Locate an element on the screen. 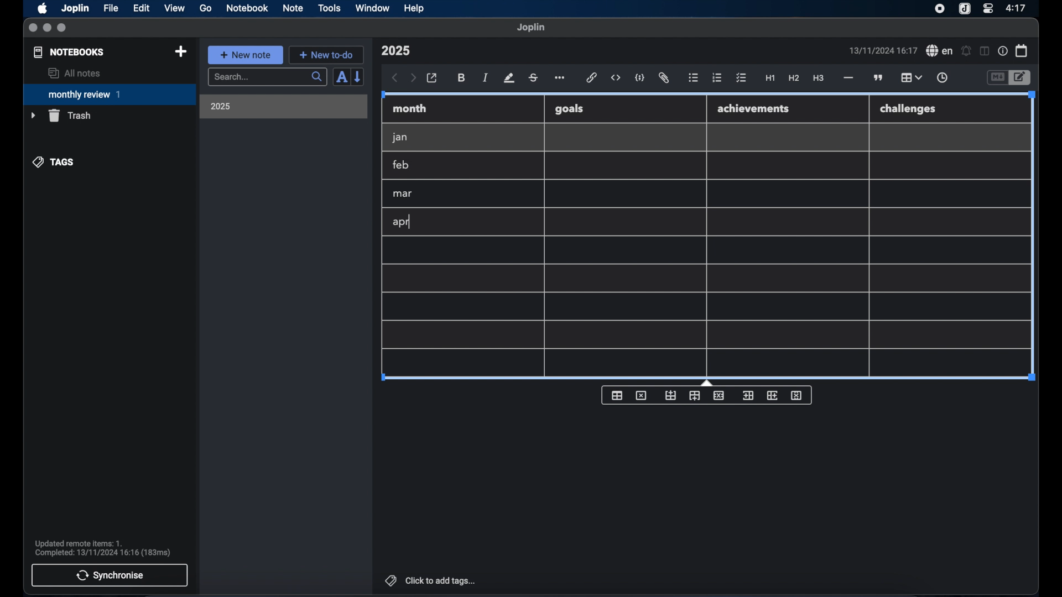 This screenshot has height=597, width=1062. 2025 is located at coordinates (221, 106).